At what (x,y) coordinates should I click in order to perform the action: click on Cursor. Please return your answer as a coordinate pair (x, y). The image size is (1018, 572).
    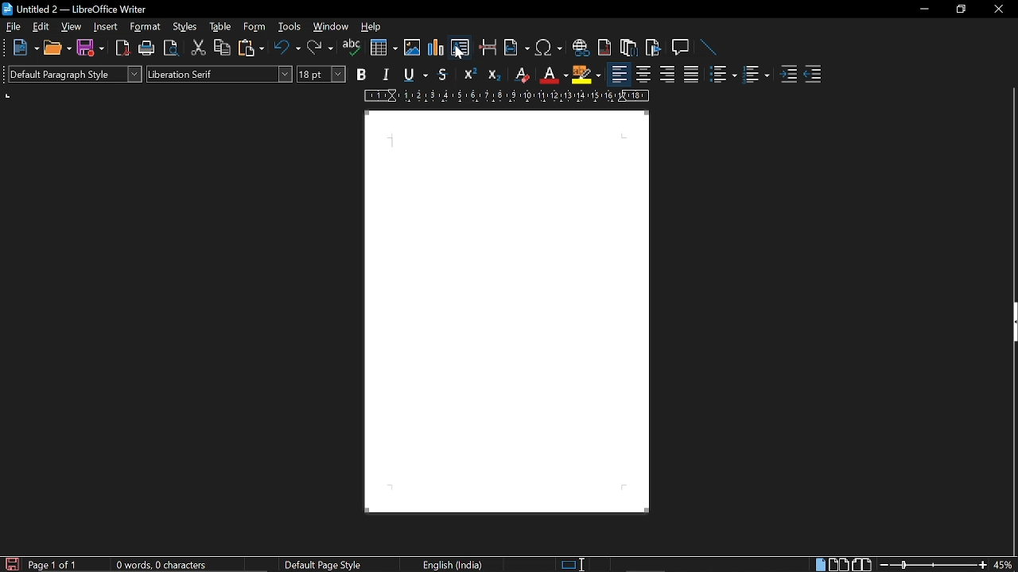
    Looking at the image, I should click on (459, 53).